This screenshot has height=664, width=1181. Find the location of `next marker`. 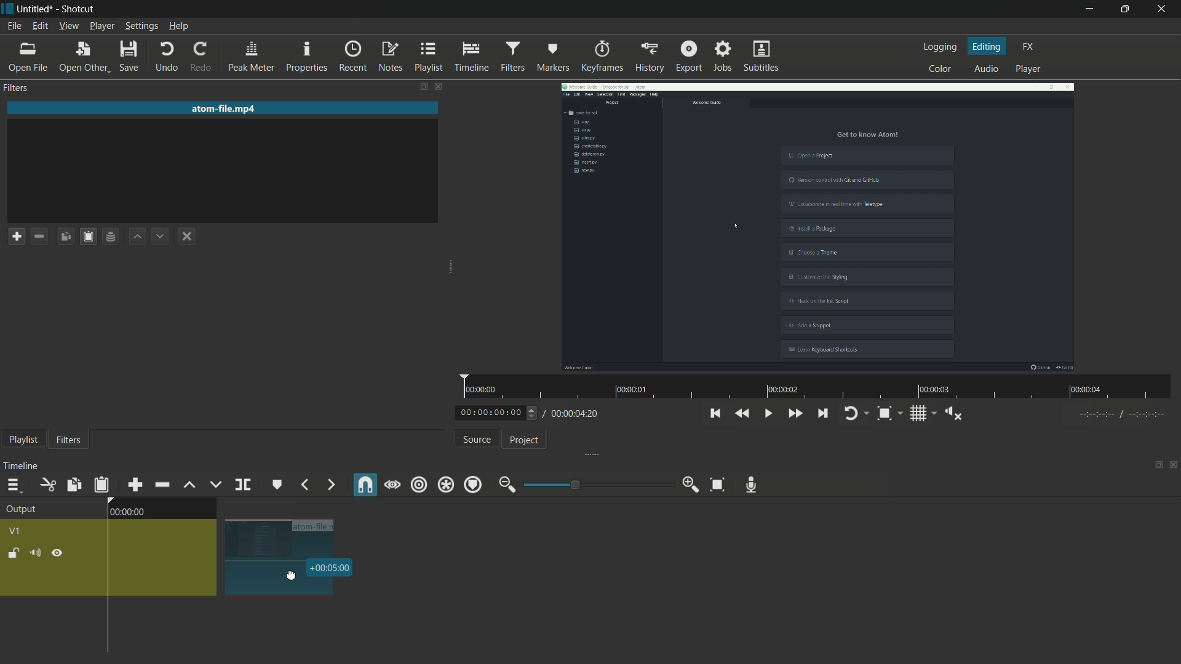

next marker is located at coordinates (330, 485).